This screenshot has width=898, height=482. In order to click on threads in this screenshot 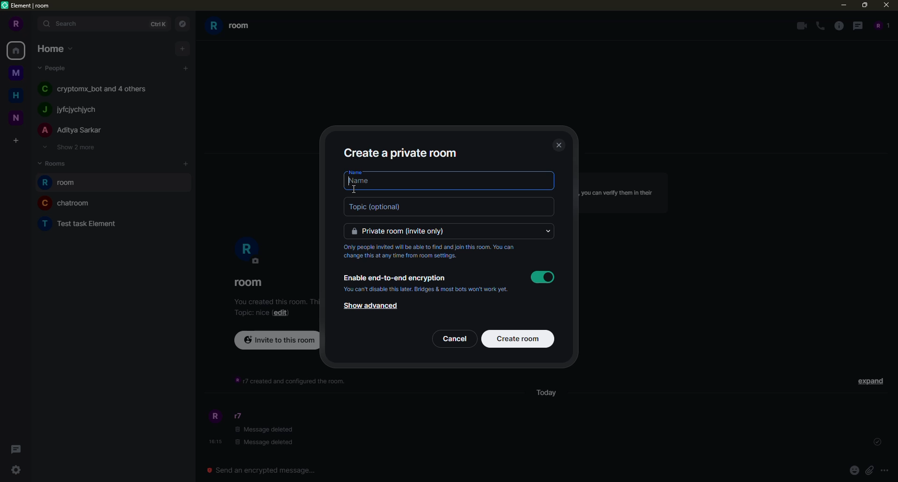, I will do `click(16, 449)`.